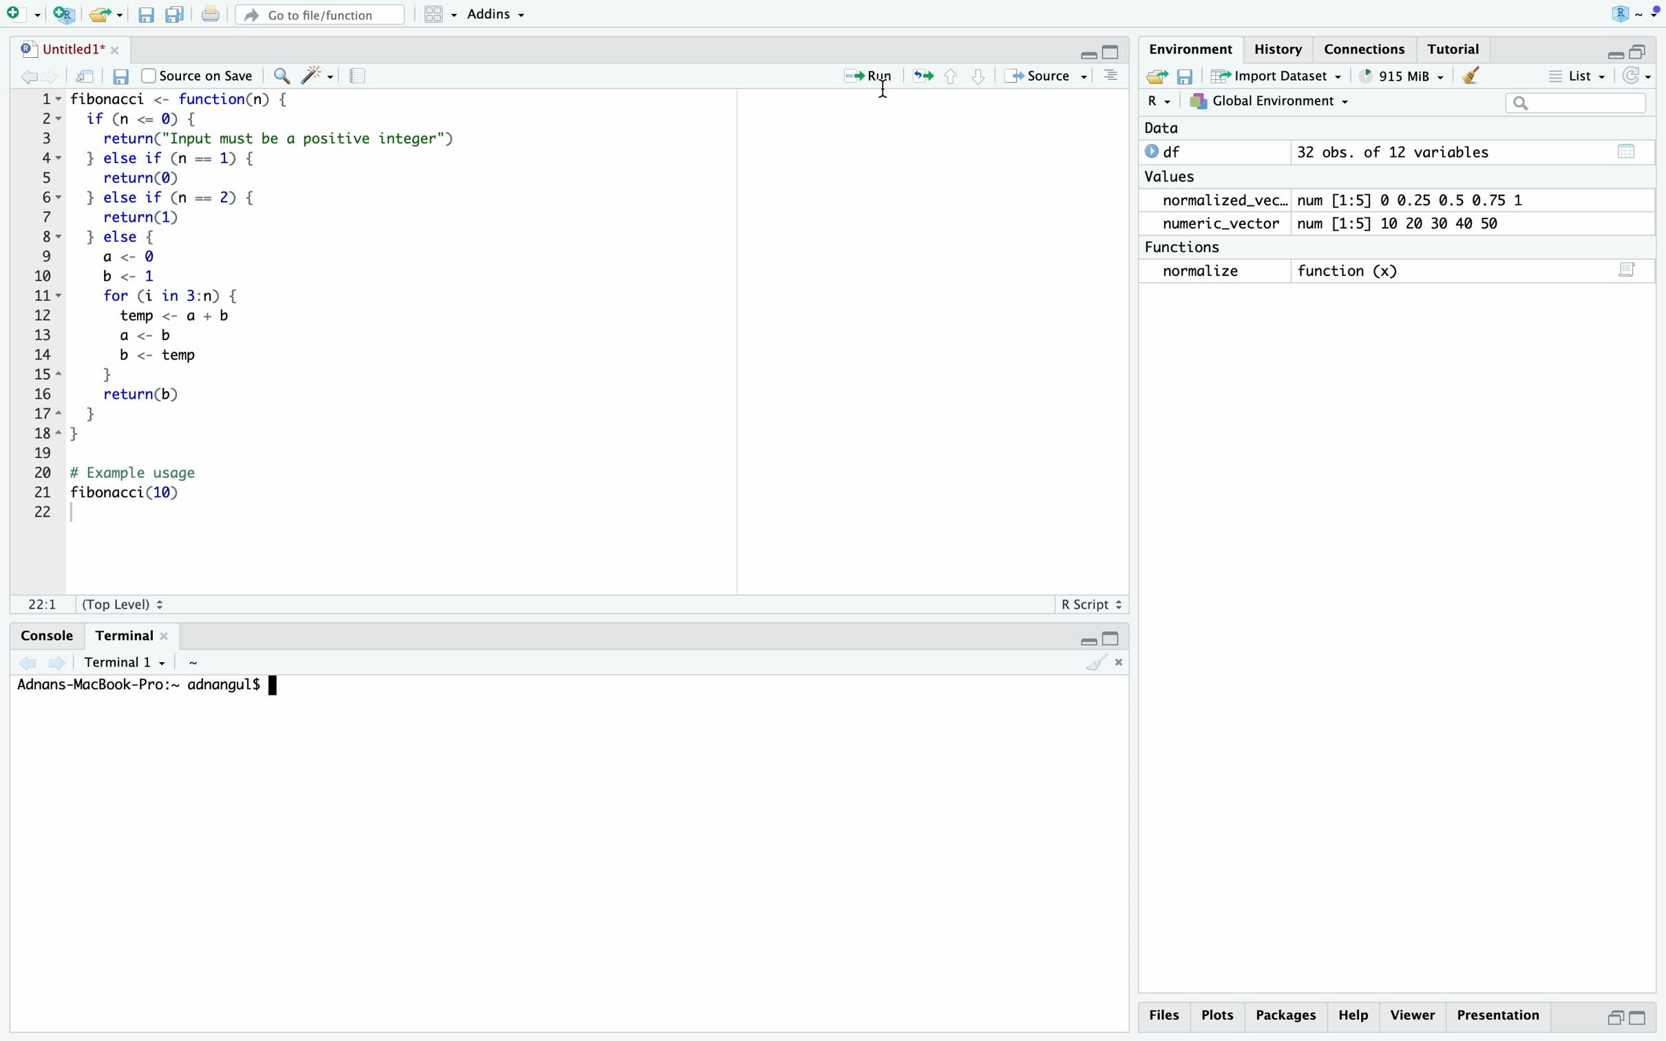  What do you see at coordinates (1629, 268) in the screenshot?
I see `script editor` at bounding box center [1629, 268].